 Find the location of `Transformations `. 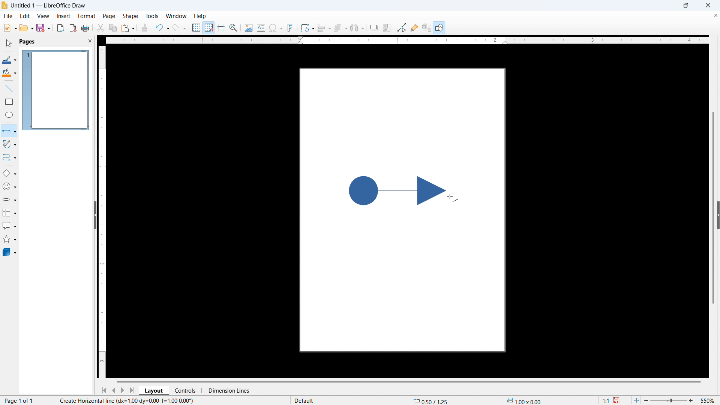

Transformations  is located at coordinates (307, 28).